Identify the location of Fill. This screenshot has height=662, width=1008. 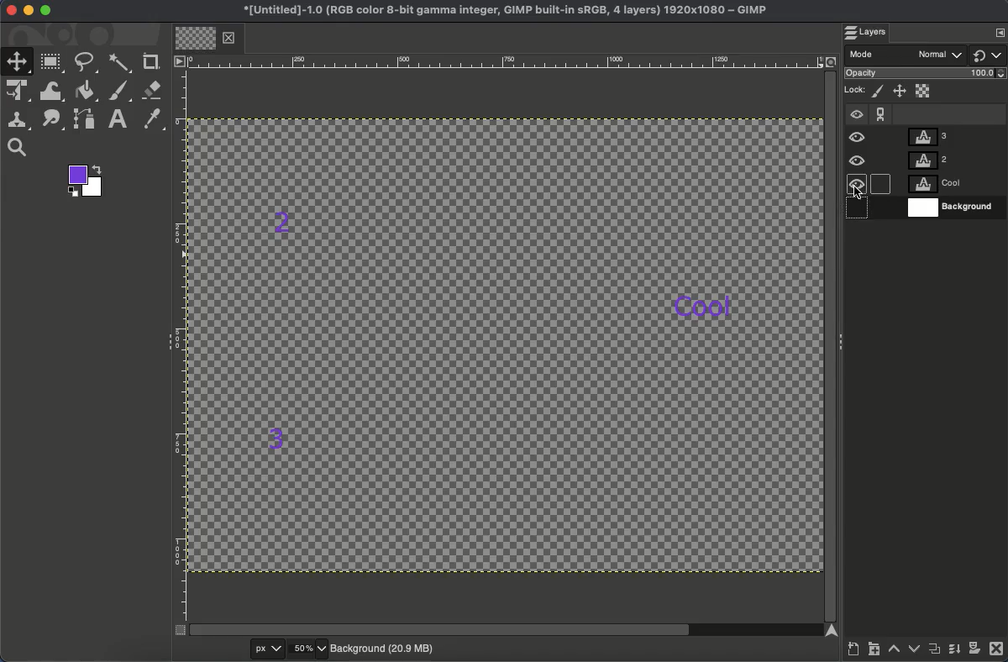
(87, 91).